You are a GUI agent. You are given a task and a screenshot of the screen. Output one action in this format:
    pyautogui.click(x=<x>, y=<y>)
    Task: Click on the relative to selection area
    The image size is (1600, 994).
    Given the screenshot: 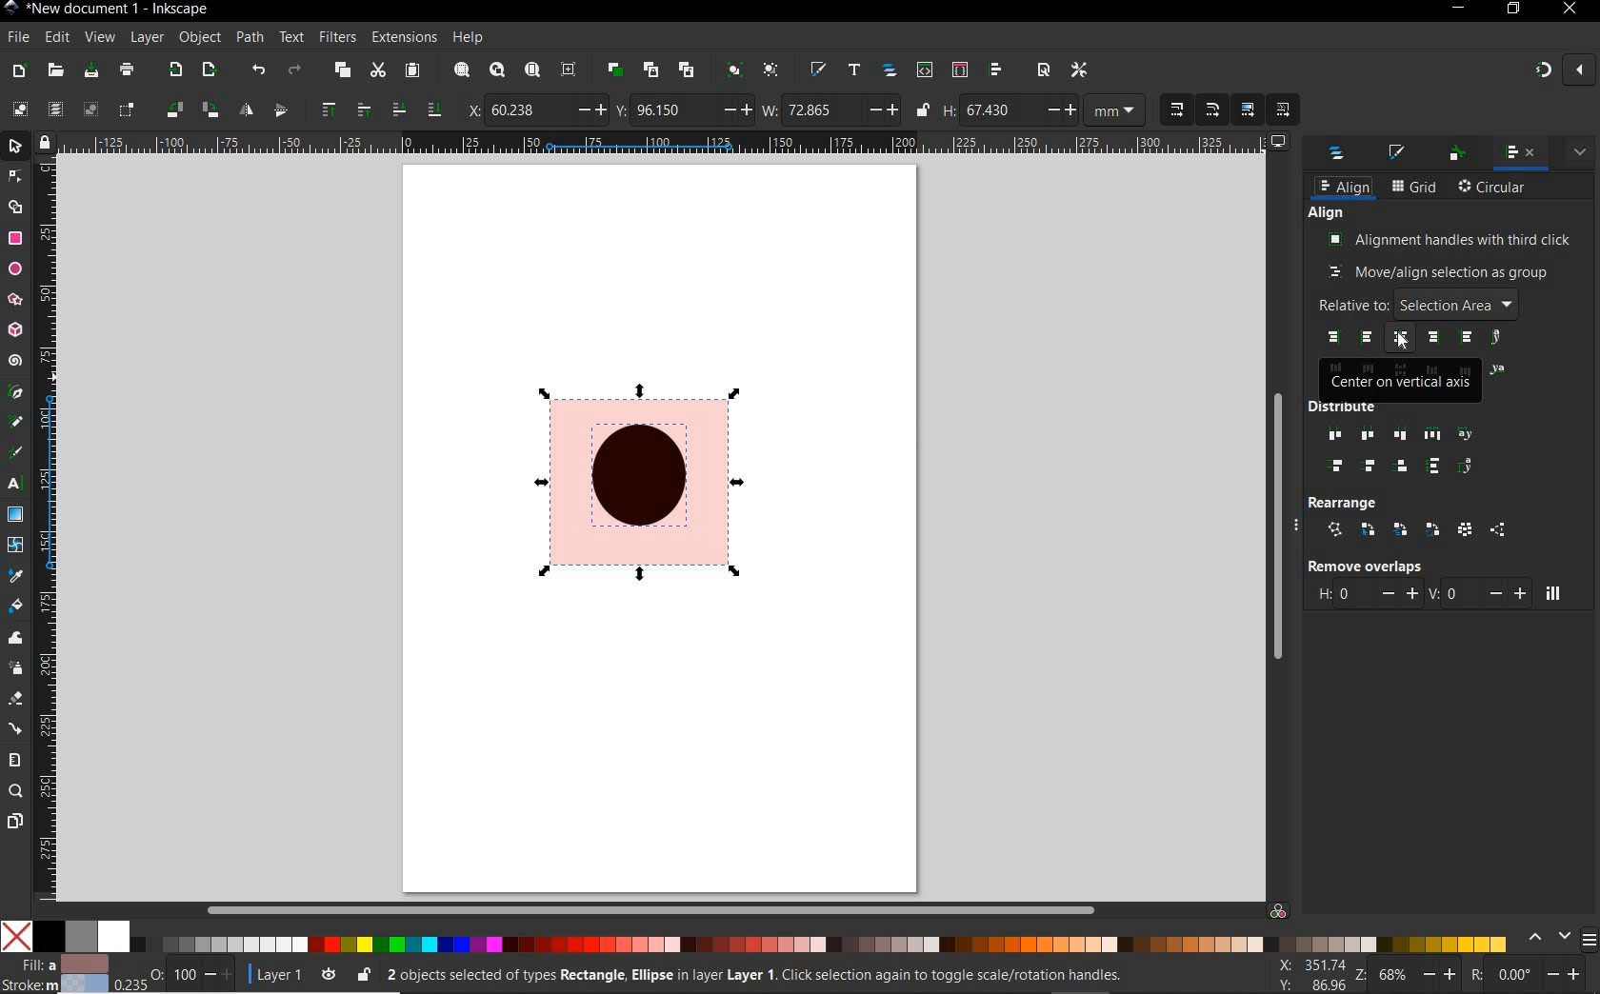 What is the action you would take?
    pyautogui.click(x=1416, y=304)
    